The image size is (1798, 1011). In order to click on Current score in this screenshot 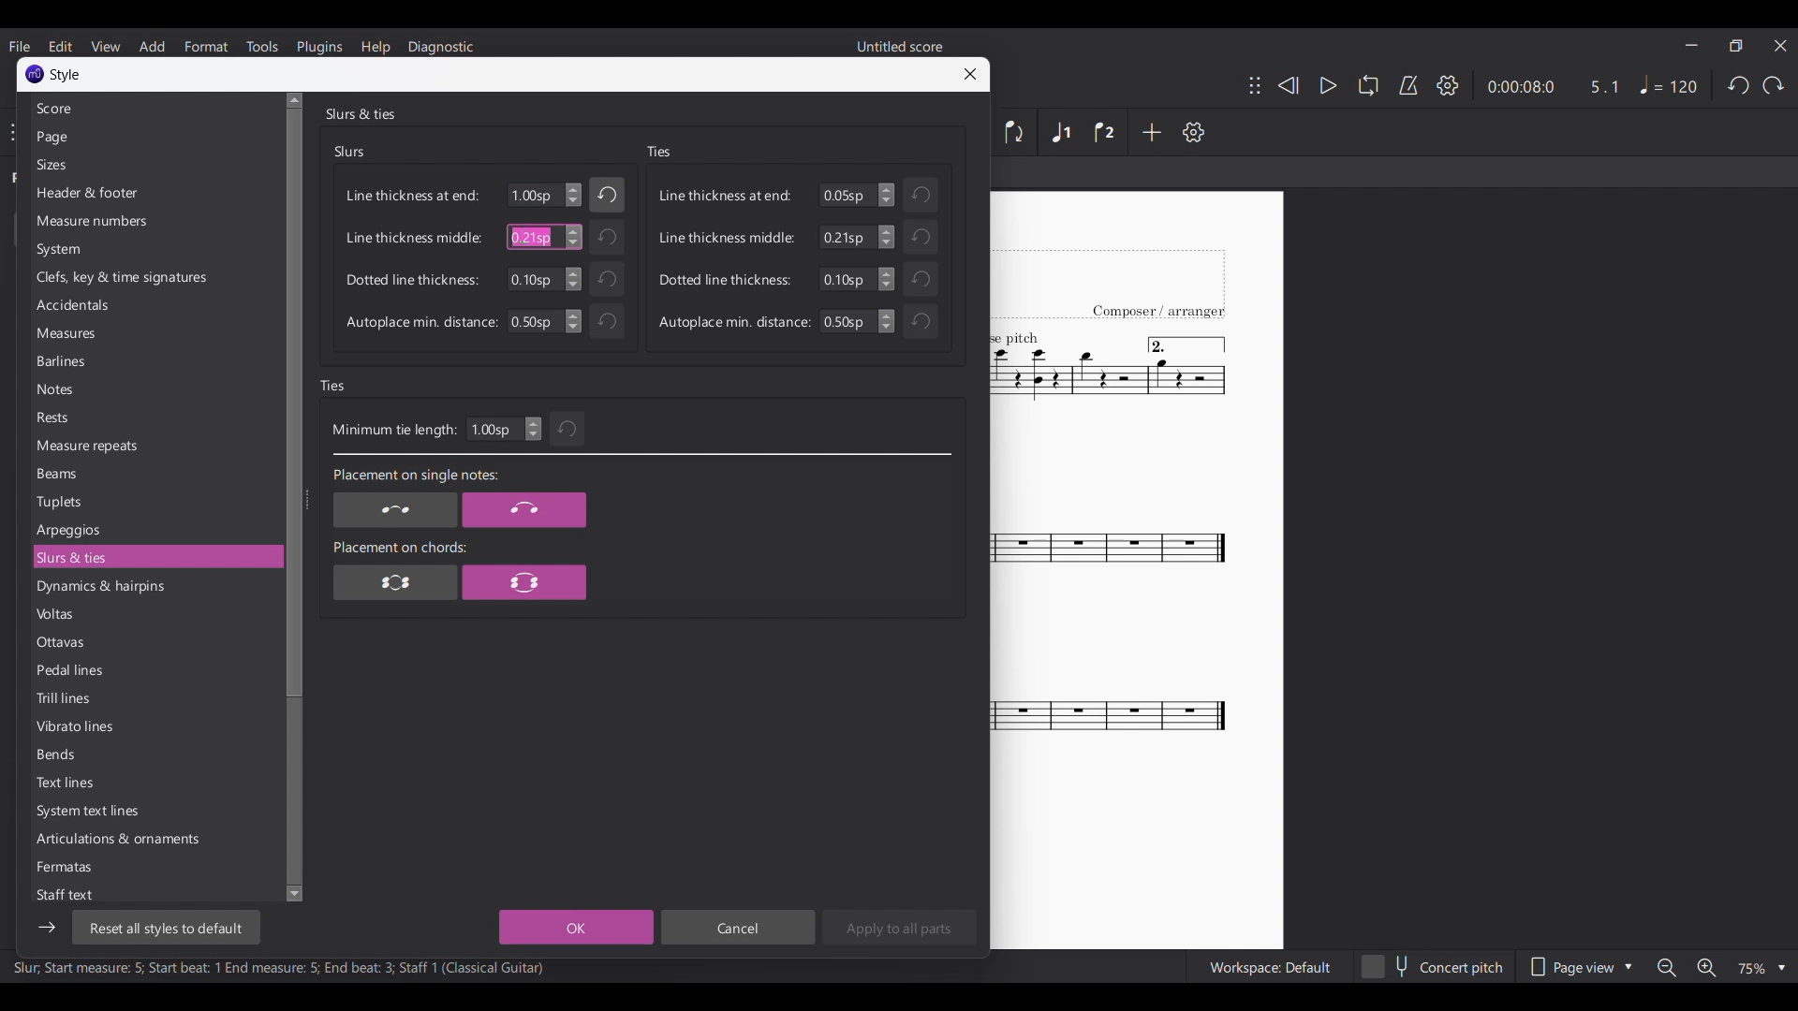, I will do `click(1111, 571)`.